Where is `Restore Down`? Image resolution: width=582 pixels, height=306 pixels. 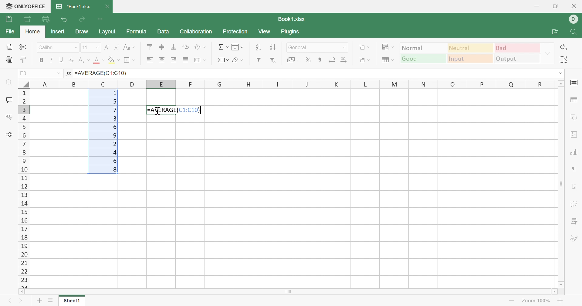
Restore Down is located at coordinates (557, 6).